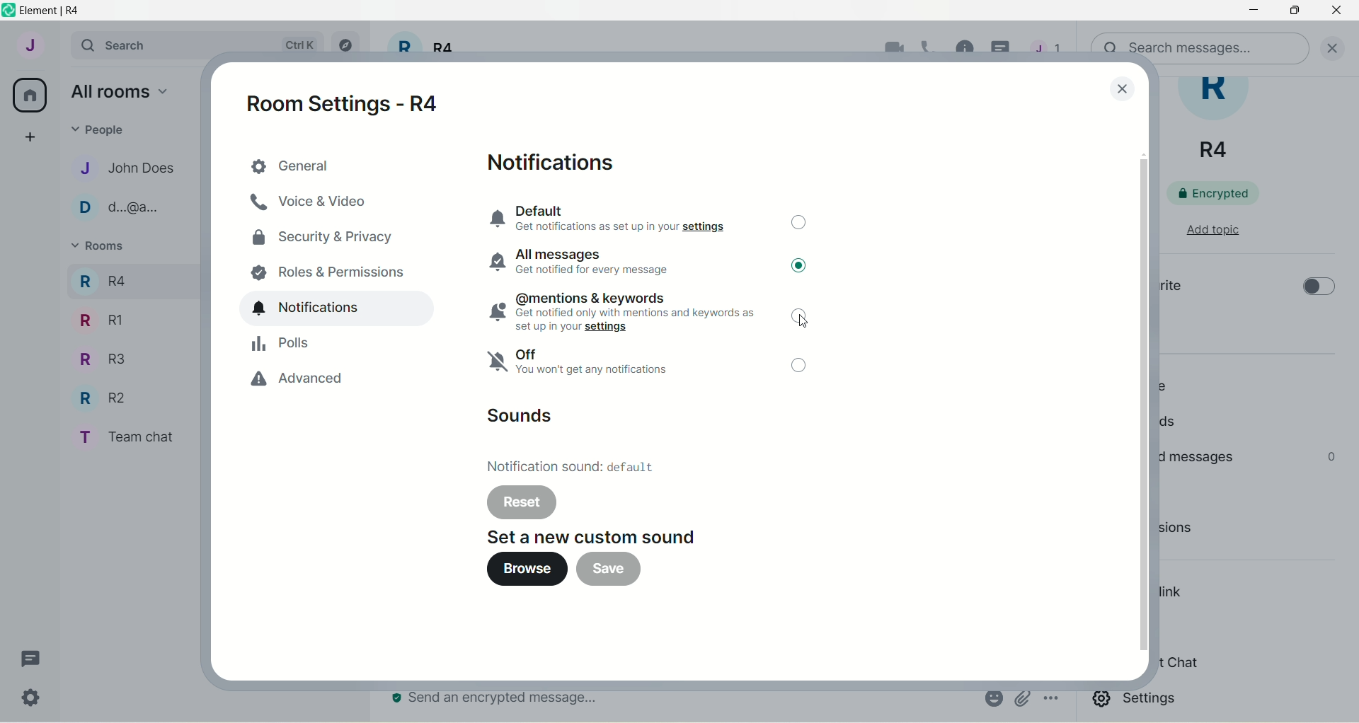 Image resolution: width=1359 pixels, height=723 pixels. Describe the element at coordinates (590, 366) in the screenshot. I see `nN ort
™ You won't get any notifications` at that location.